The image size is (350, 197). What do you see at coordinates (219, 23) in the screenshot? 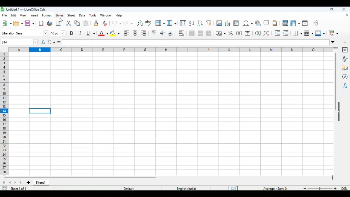
I see `Insert image` at bounding box center [219, 23].